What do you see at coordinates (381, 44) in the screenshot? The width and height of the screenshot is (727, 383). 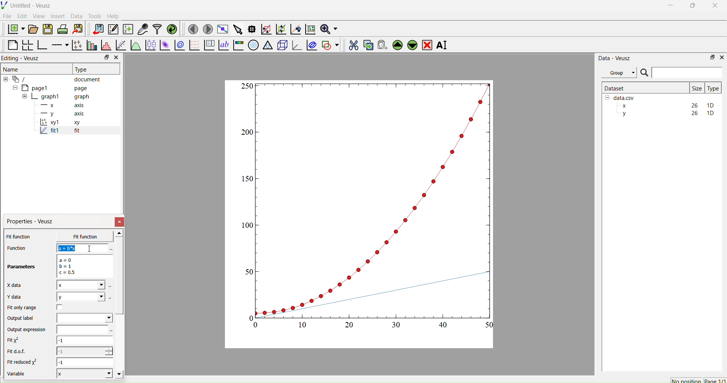 I see `Paste` at bounding box center [381, 44].